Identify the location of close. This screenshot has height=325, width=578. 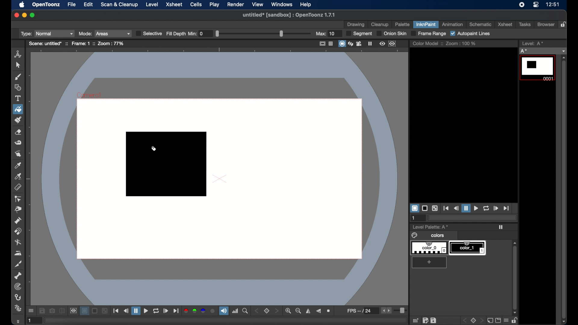
(16, 15).